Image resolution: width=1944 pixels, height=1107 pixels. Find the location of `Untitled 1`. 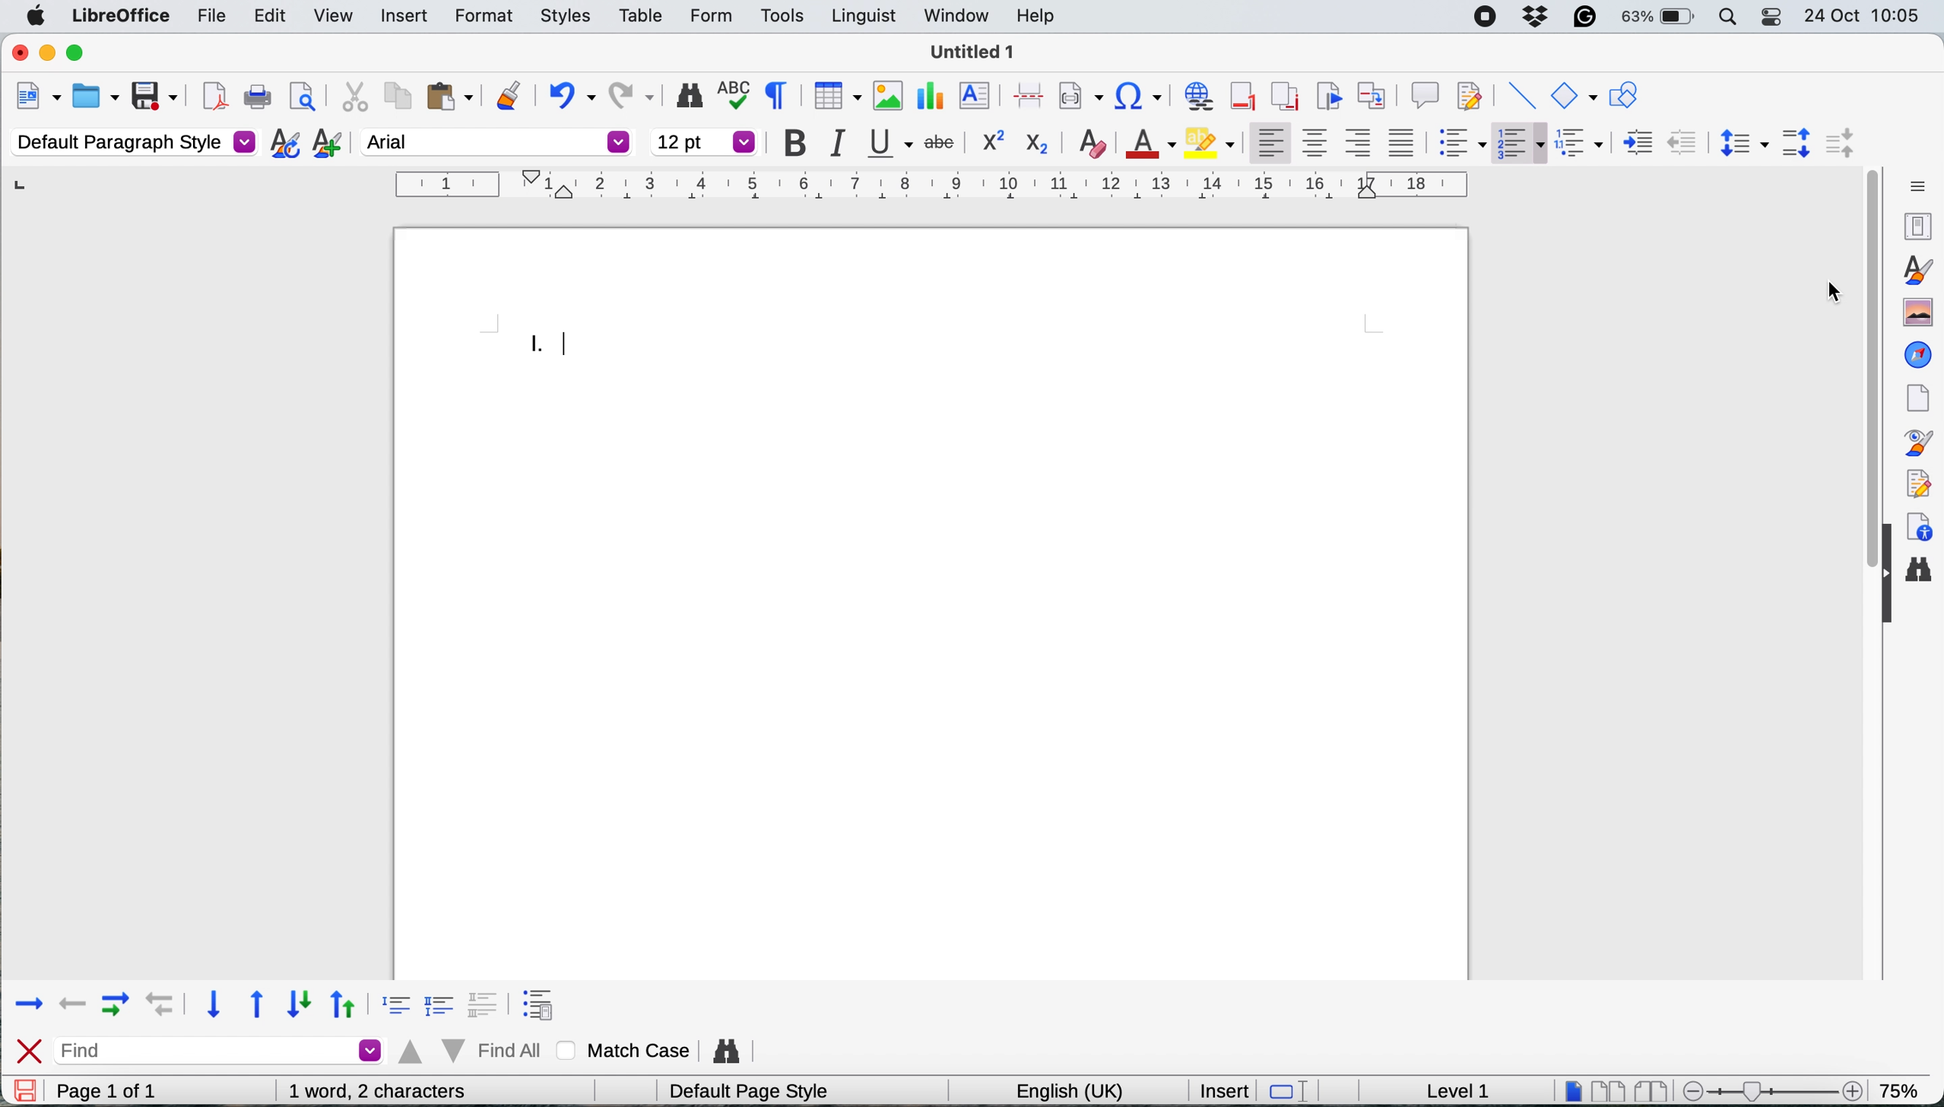

Untitled 1 is located at coordinates (972, 52).